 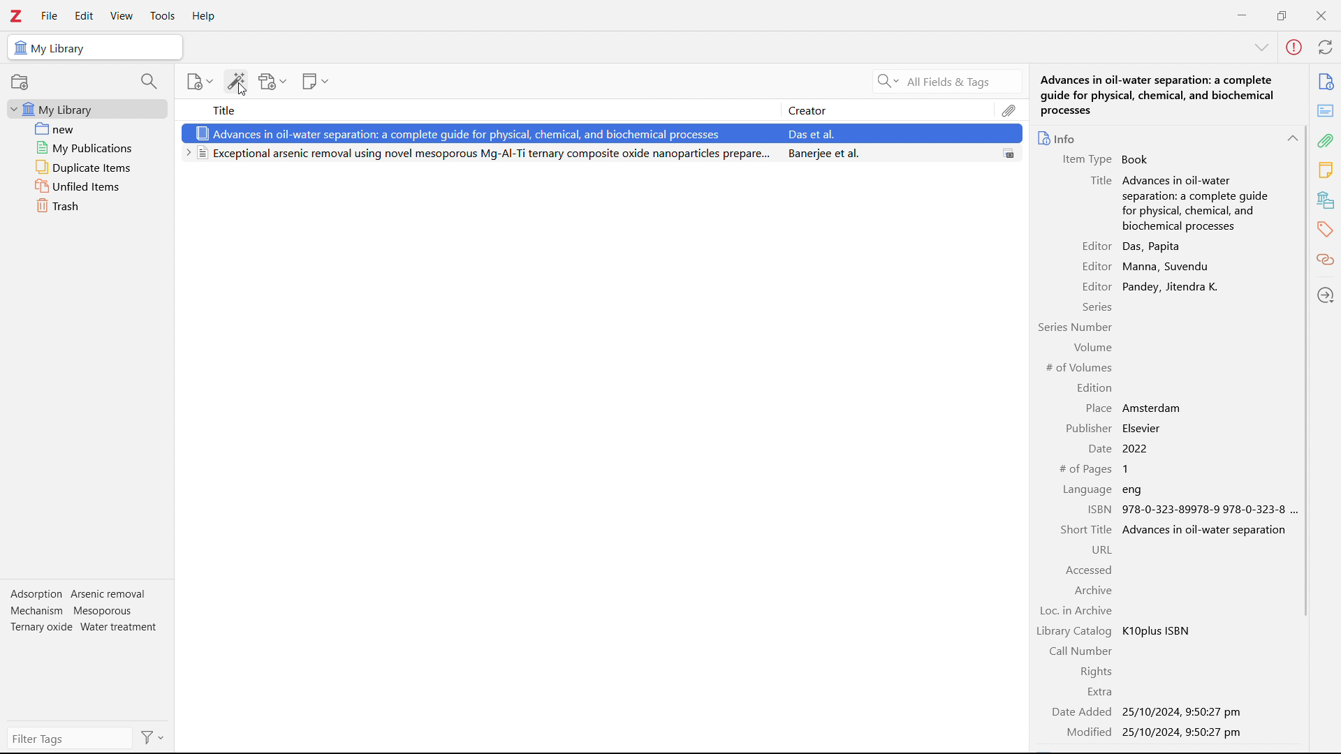 I want to click on logo, so click(x=16, y=15).